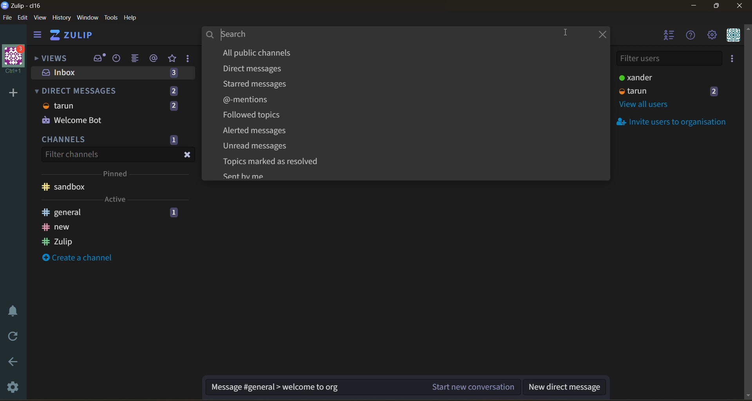 This screenshot has width=752, height=401. What do you see at coordinates (54, 59) in the screenshot?
I see `views` at bounding box center [54, 59].